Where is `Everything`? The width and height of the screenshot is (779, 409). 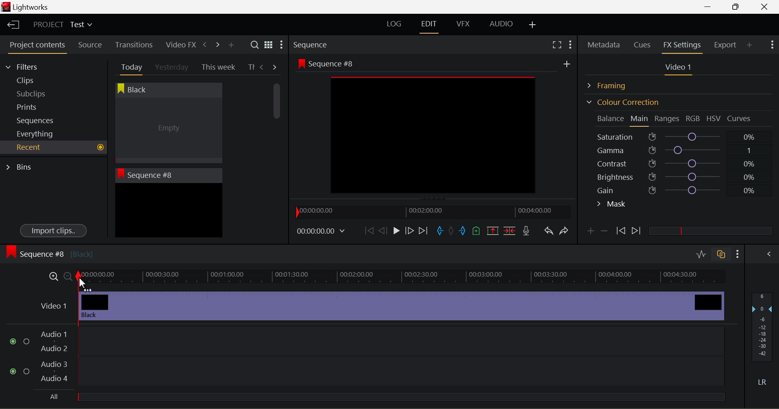 Everything is located at coordinates (36, 134).